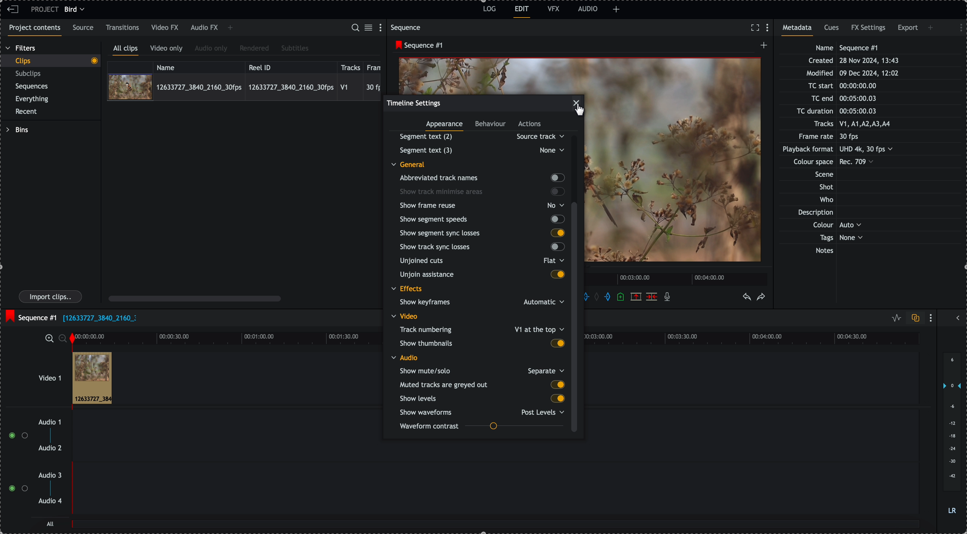  I want to click on tracks, so click(351, 66).